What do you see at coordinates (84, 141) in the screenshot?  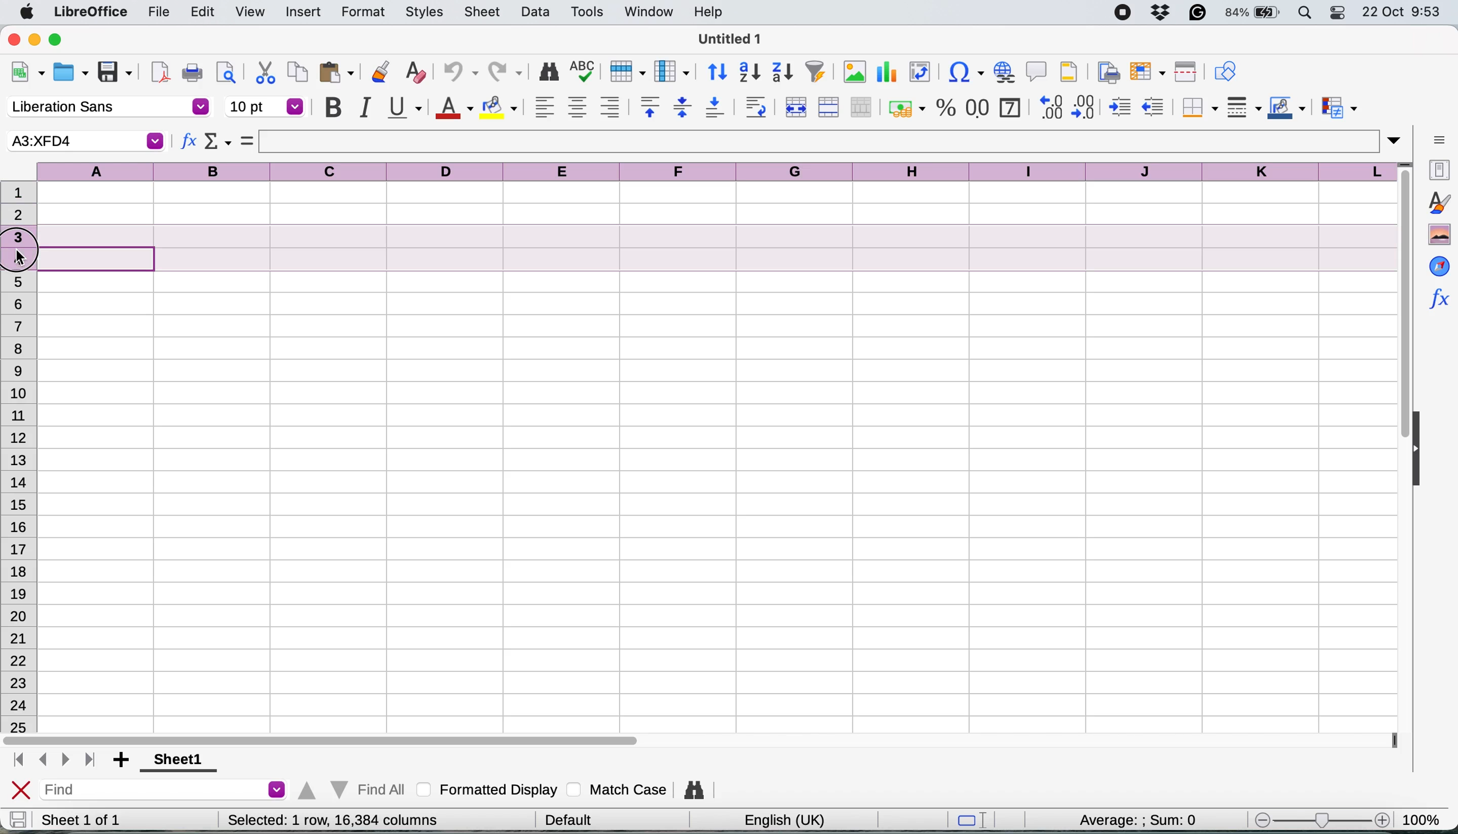 I see `selected cell` at bounding box center [84, 141].